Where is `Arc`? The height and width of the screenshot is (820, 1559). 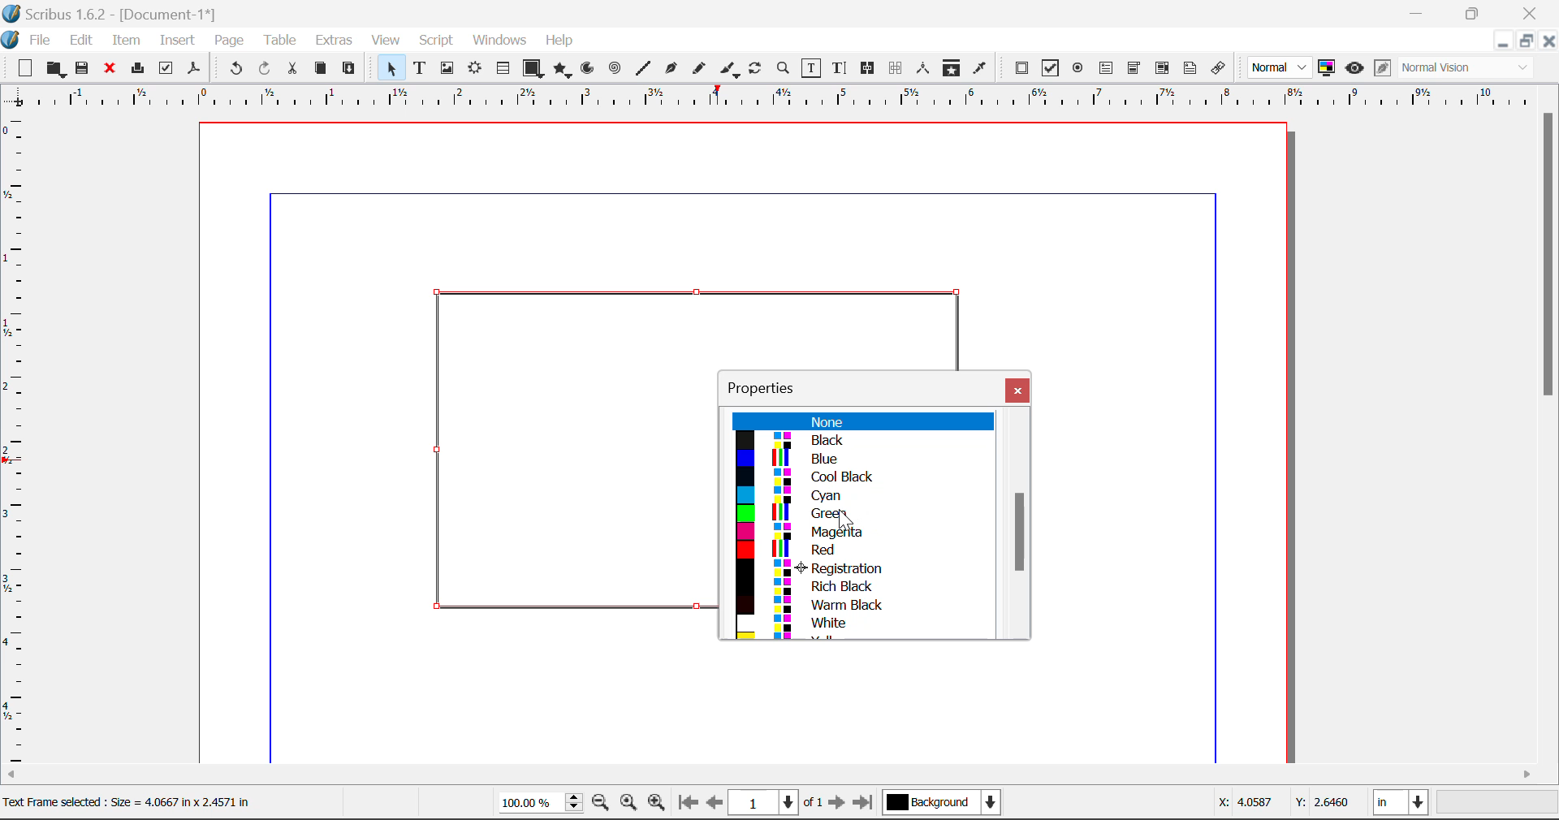 Arc is located at coordinates (589, 70).